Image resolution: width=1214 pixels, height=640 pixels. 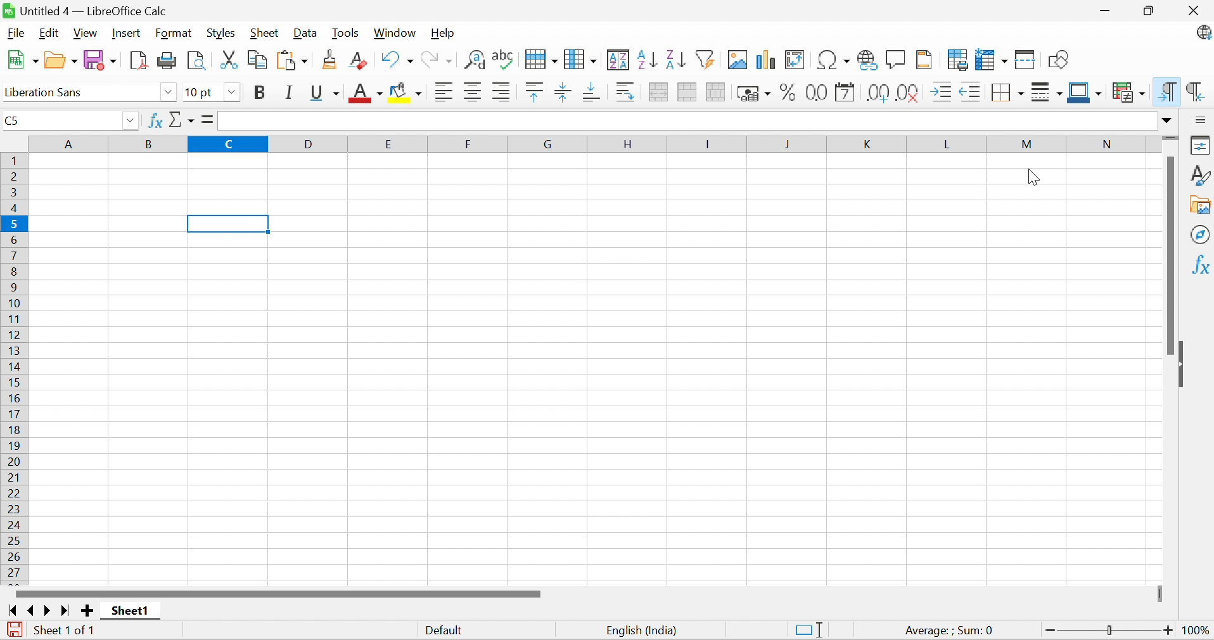 I want to click on Input line, so click(x=687, y=121).